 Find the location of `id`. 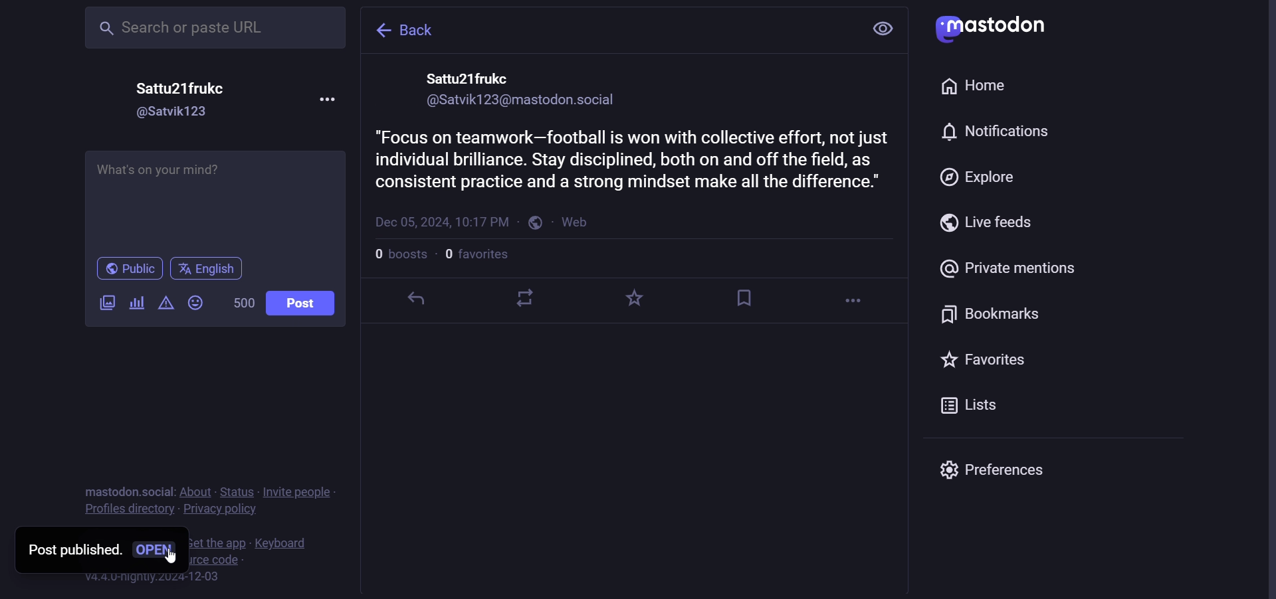

id is located at coordinates (533, 102).